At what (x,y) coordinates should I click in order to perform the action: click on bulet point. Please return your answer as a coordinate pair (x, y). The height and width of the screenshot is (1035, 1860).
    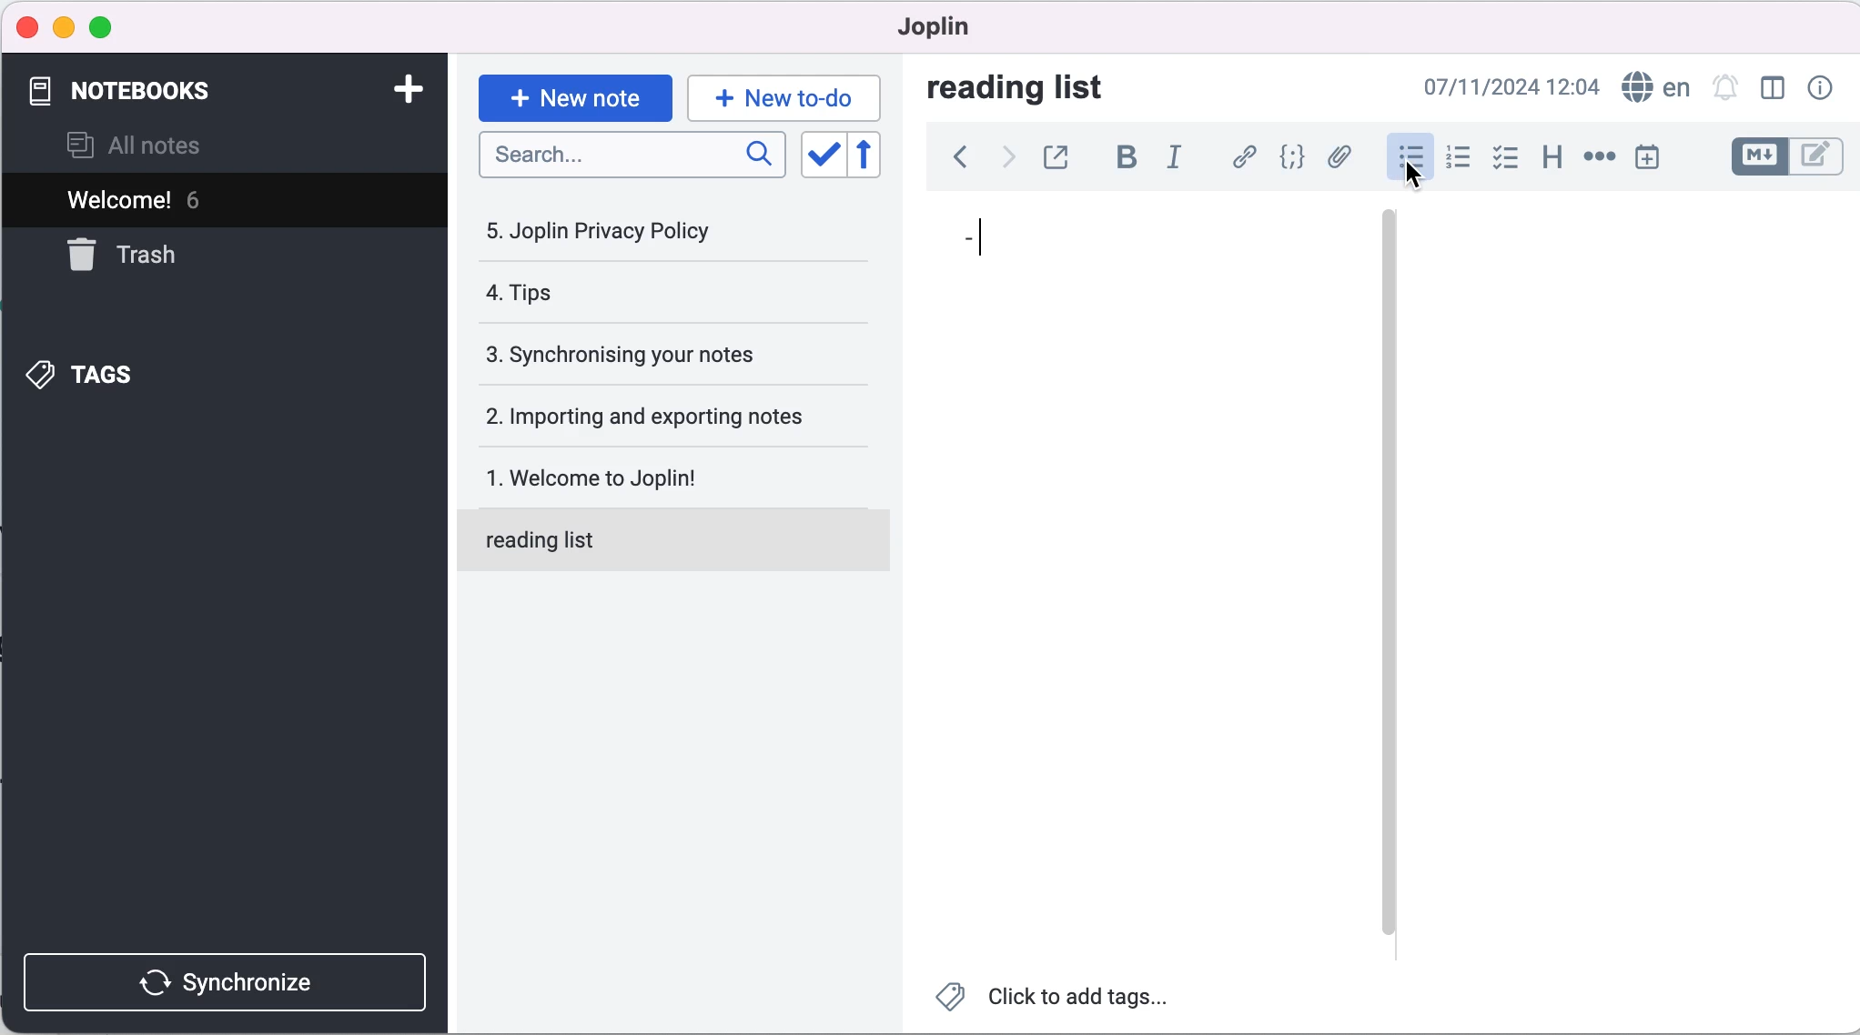
    Looking at the image, I should click on (965, 240).